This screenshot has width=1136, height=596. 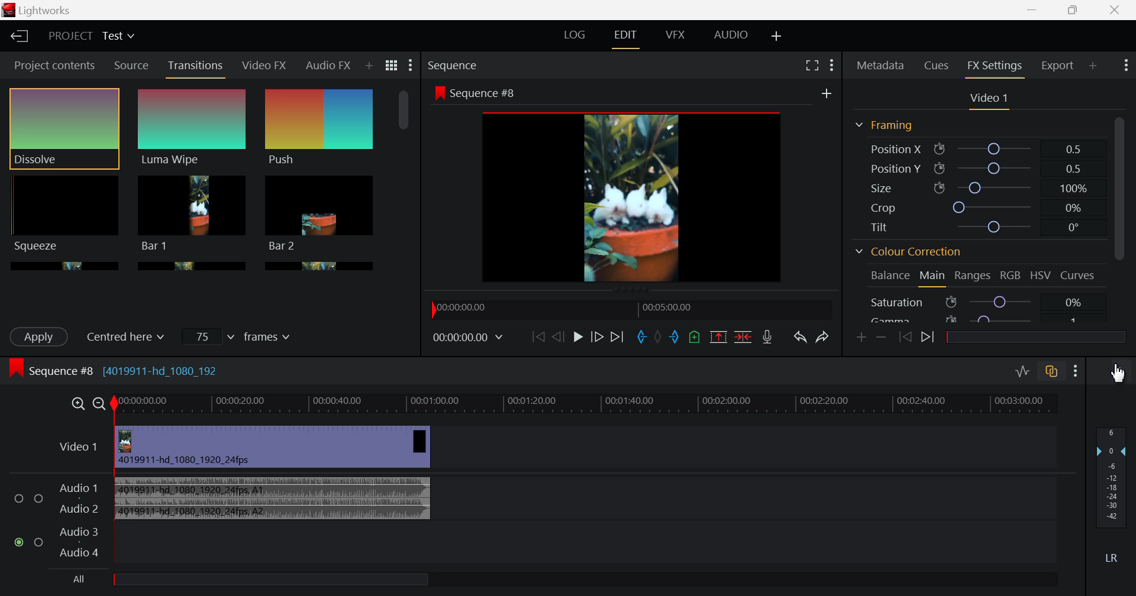 I want to click on Undo, so click(x=801, y=338).